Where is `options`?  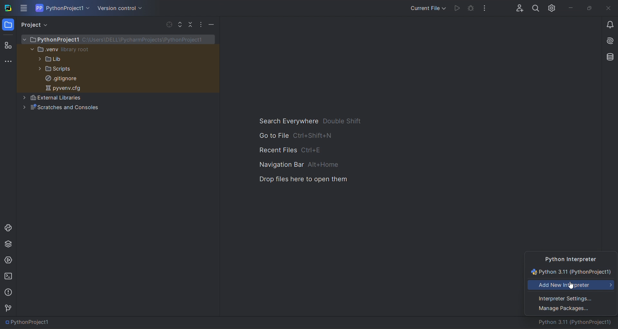 options is located at coordinates (201, 24).